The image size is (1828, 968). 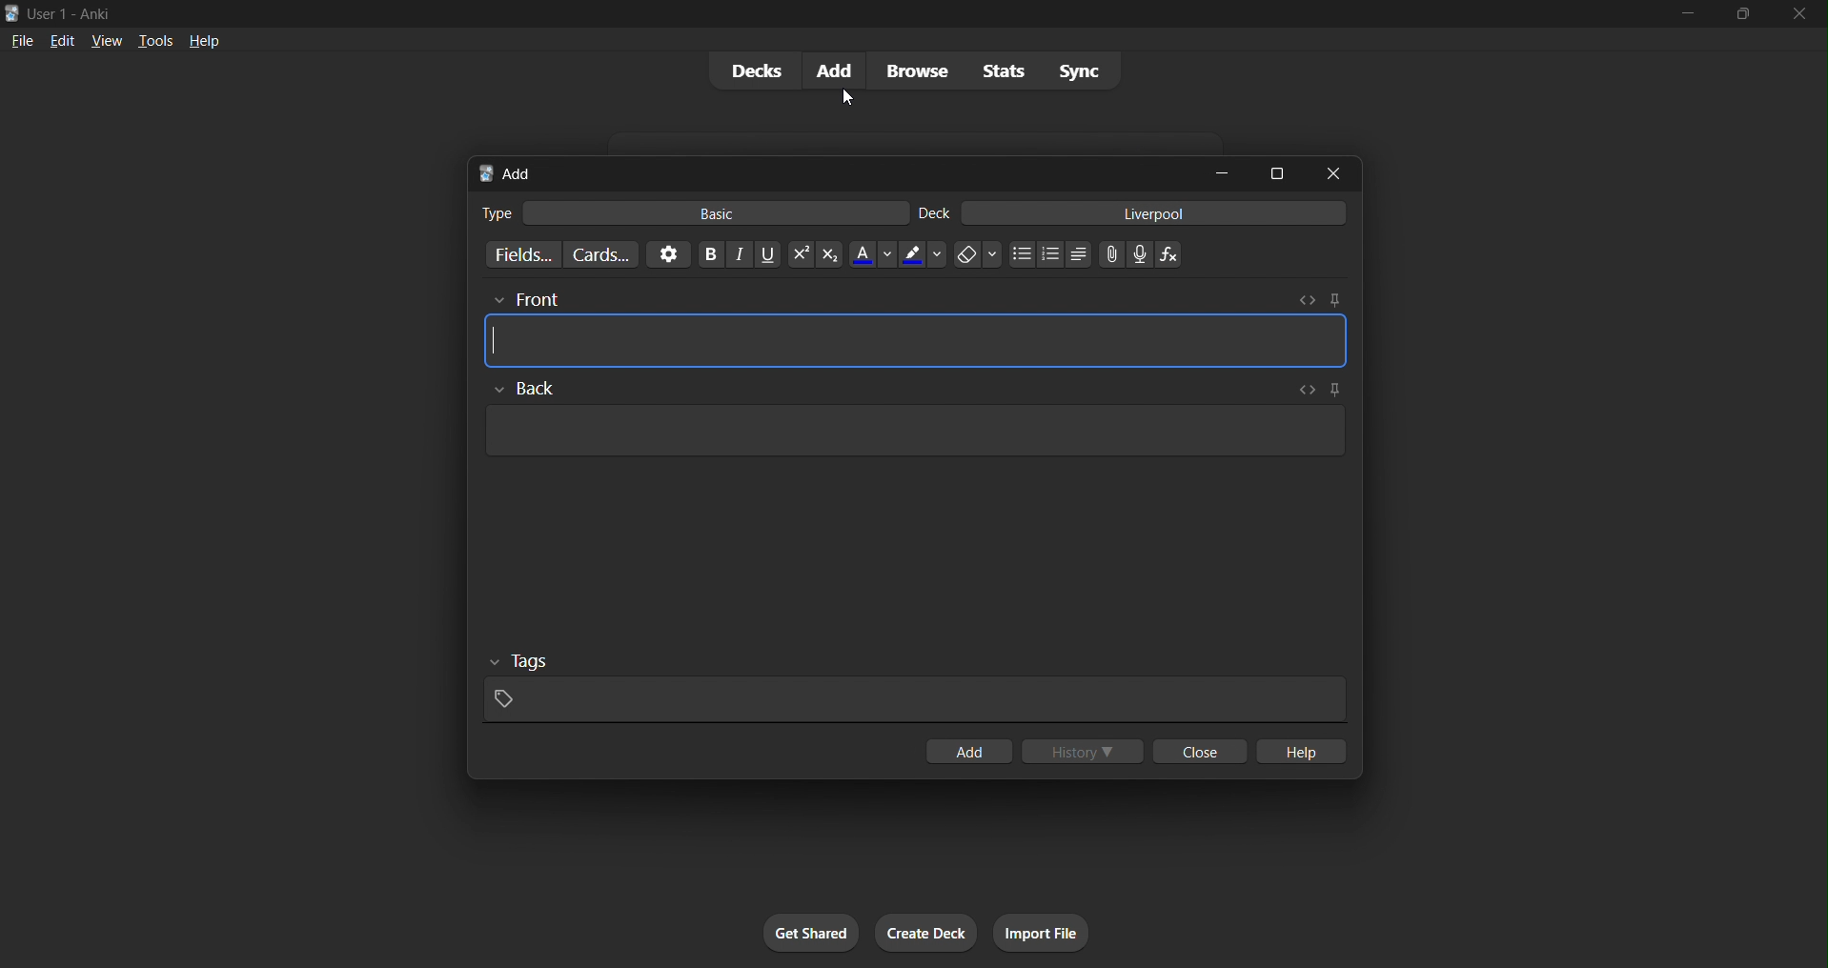 What do you see at coordinates (749, 70) in the screenshot?
I see `decks` at bounding box center [749, 70].